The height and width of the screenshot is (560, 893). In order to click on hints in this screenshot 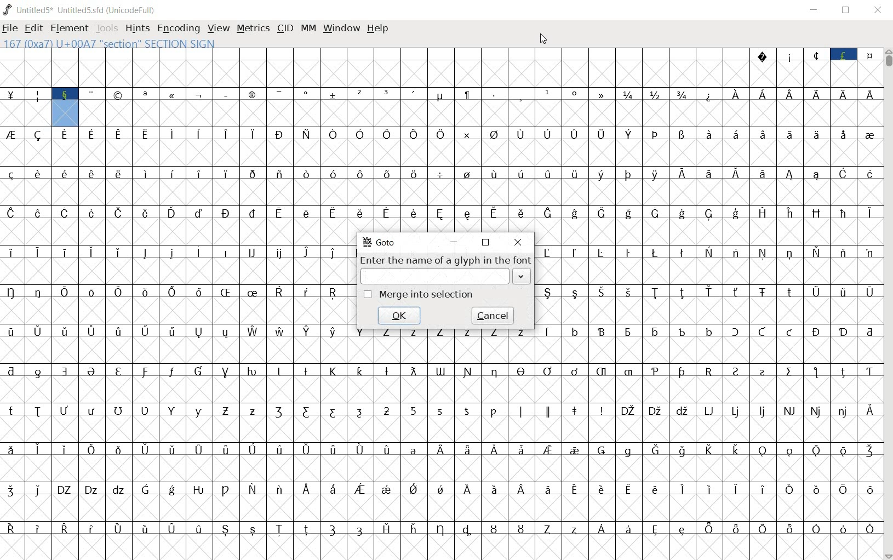, I will do `click(137, 29)`.